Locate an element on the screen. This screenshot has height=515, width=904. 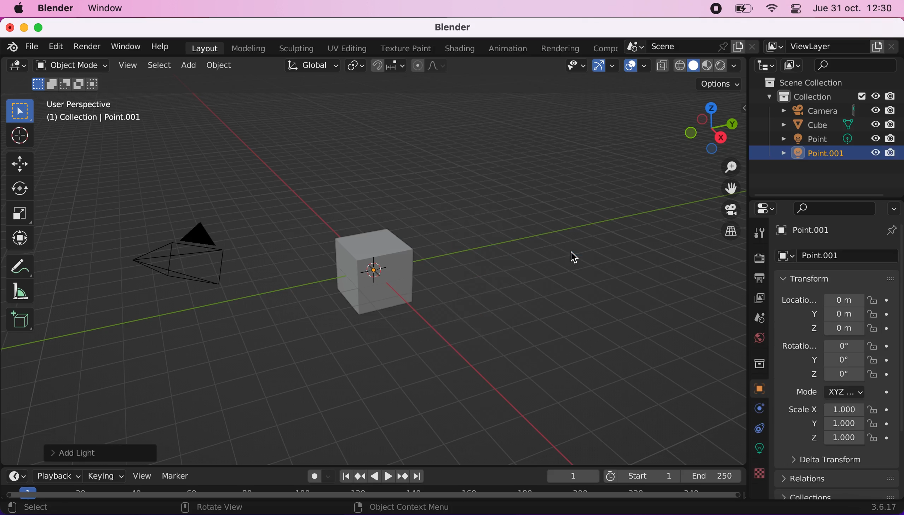
modeling is located at coordinates (249, 48).